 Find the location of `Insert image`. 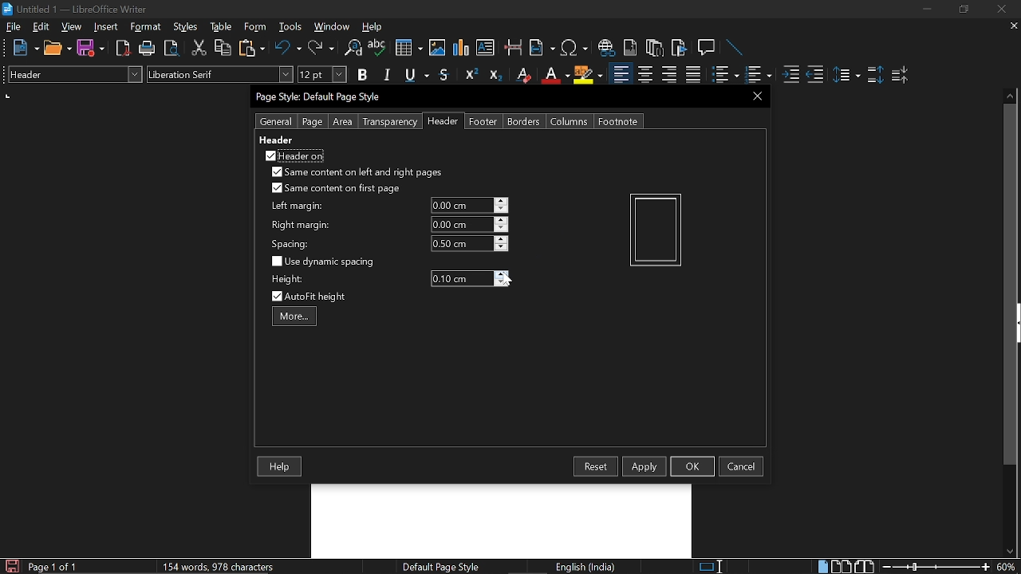

Insert image is located at coordinates (439, 47).